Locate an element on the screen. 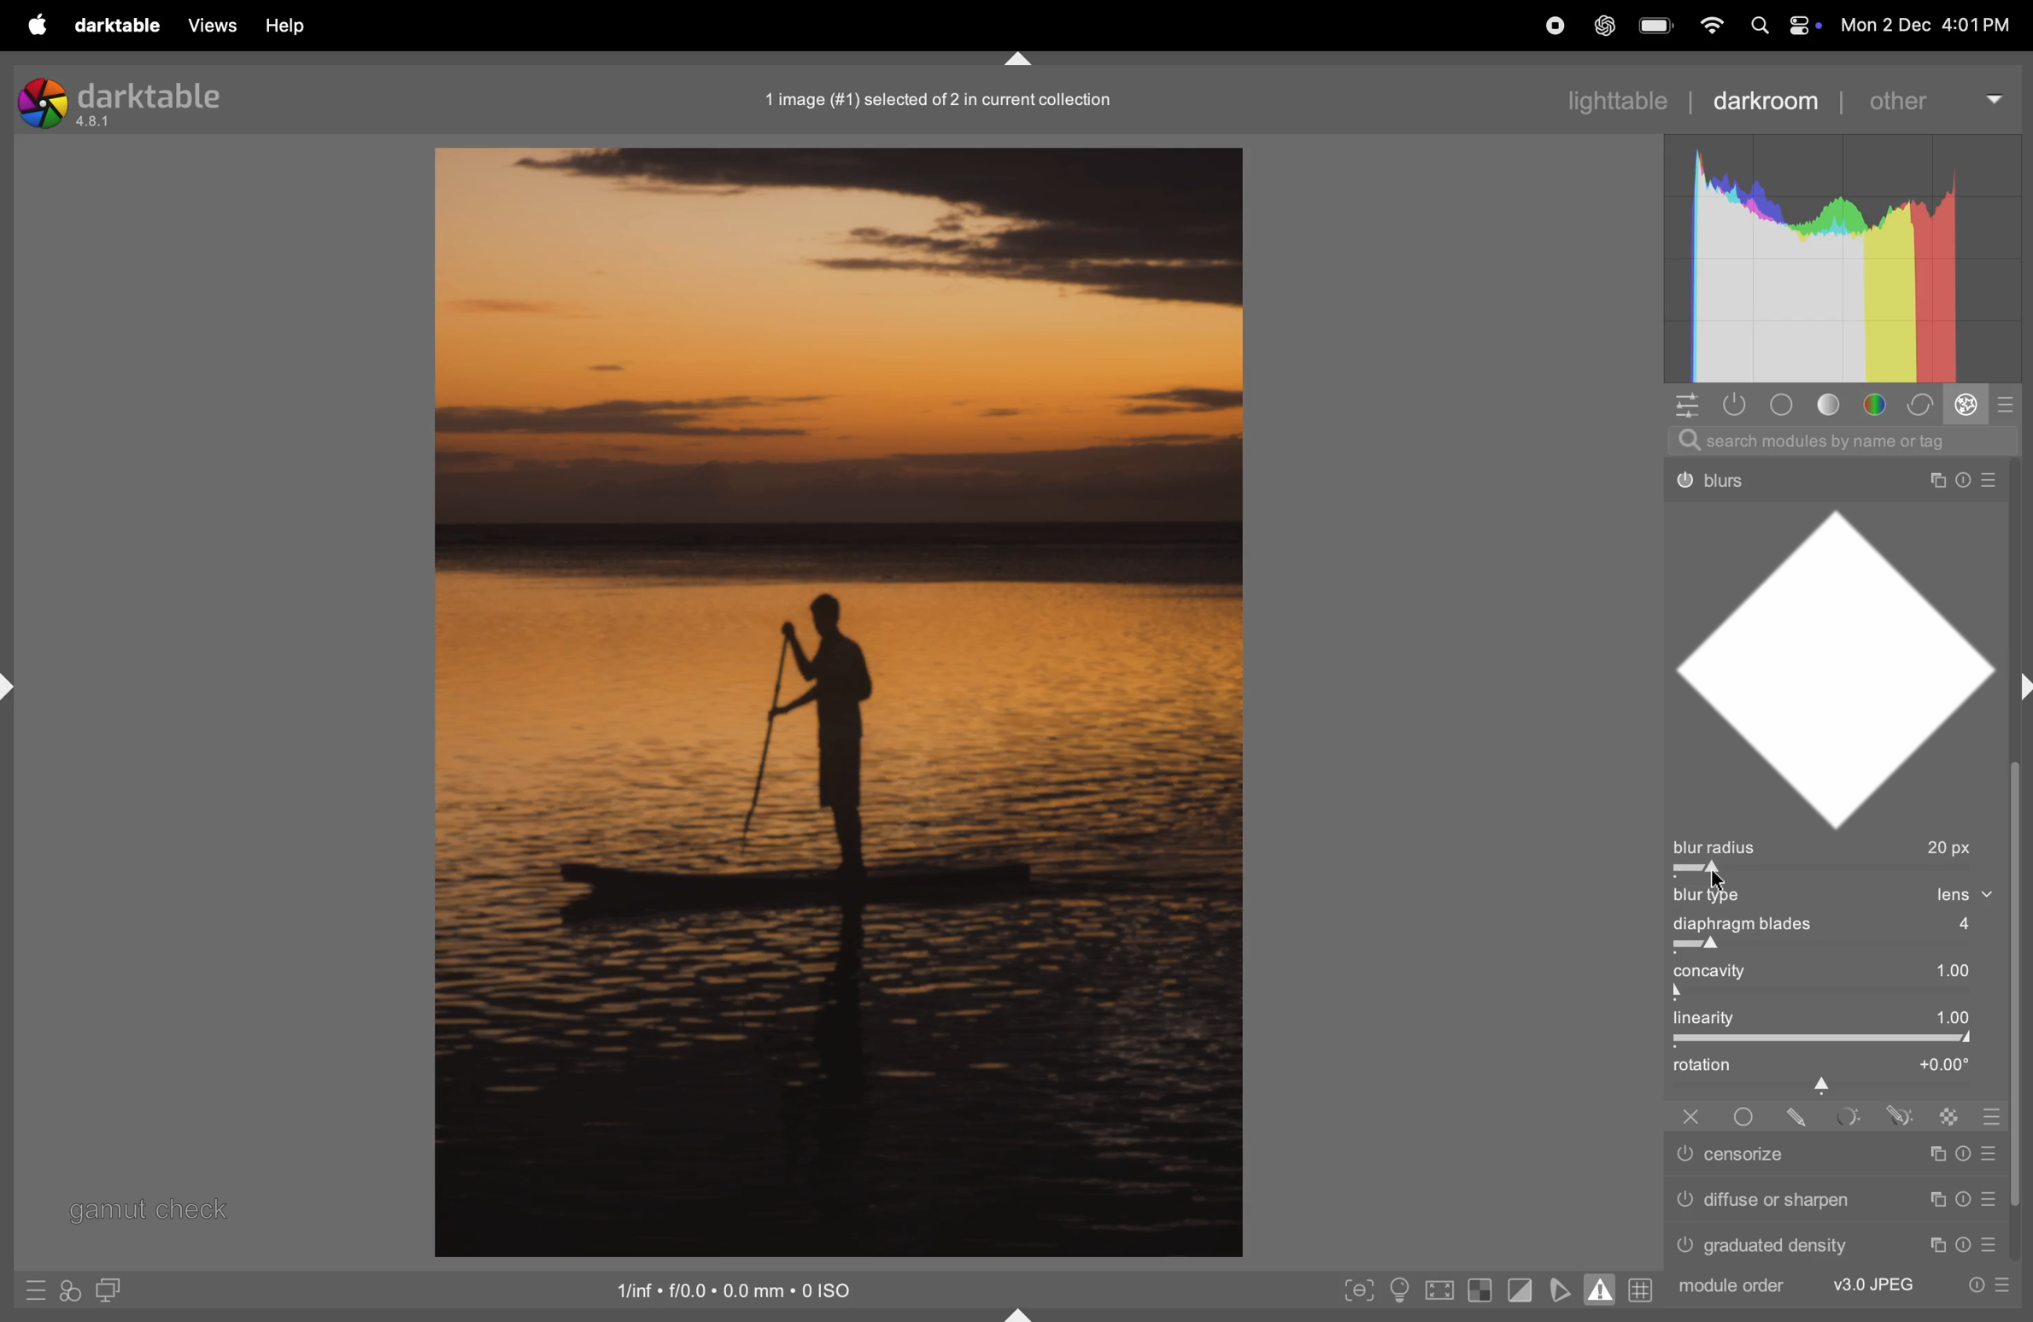 Image resolution: width=2033 pixels, height=1322 pixels. toggle clipping indication is located at coordinates (1519, 1292).